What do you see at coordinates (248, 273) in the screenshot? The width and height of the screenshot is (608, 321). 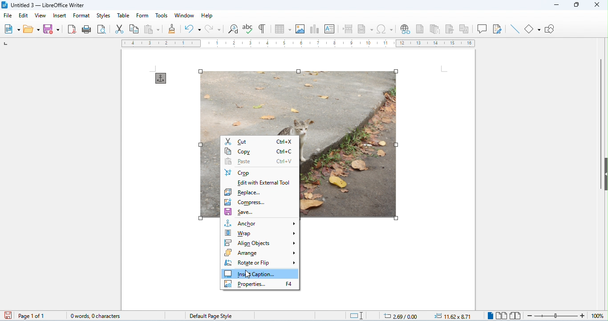 I see `cursor movement` at bounding box center [248, 273].